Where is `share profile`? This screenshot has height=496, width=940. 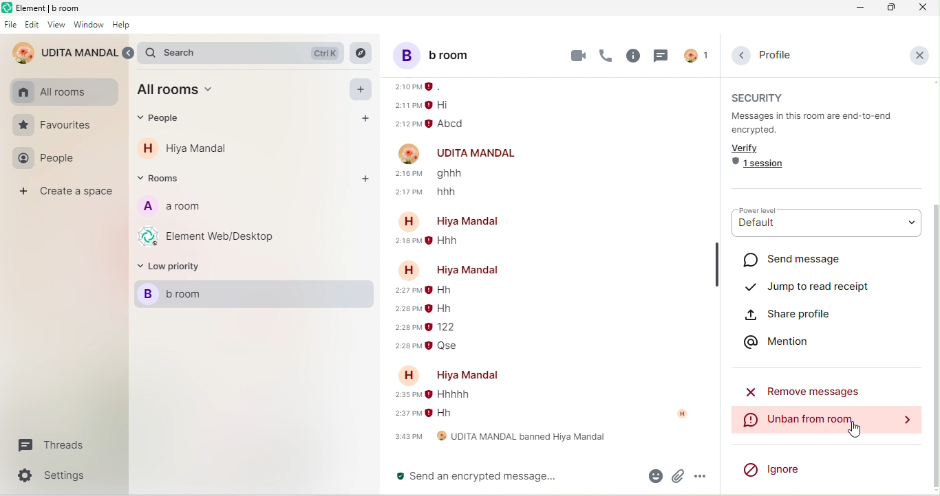 share profile is located at coordinates (804, 313).